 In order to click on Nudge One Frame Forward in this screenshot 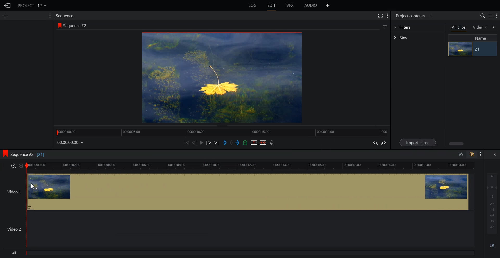, I will do `click(209, 143)`.